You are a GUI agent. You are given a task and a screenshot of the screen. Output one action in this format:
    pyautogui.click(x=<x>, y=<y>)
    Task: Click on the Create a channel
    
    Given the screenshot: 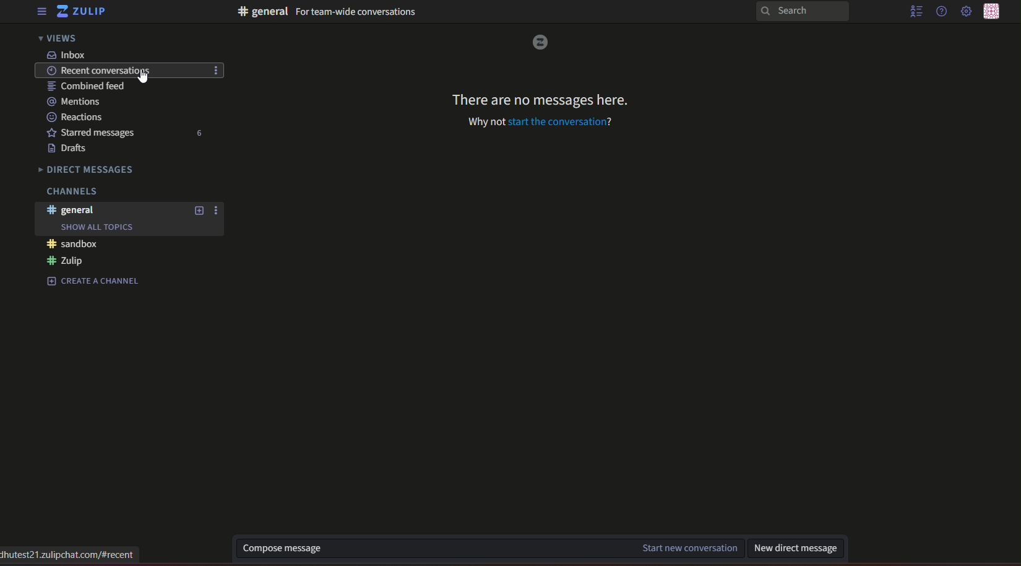 What is the action you would take?
    pyautogui.click(x=95, y=281)
    